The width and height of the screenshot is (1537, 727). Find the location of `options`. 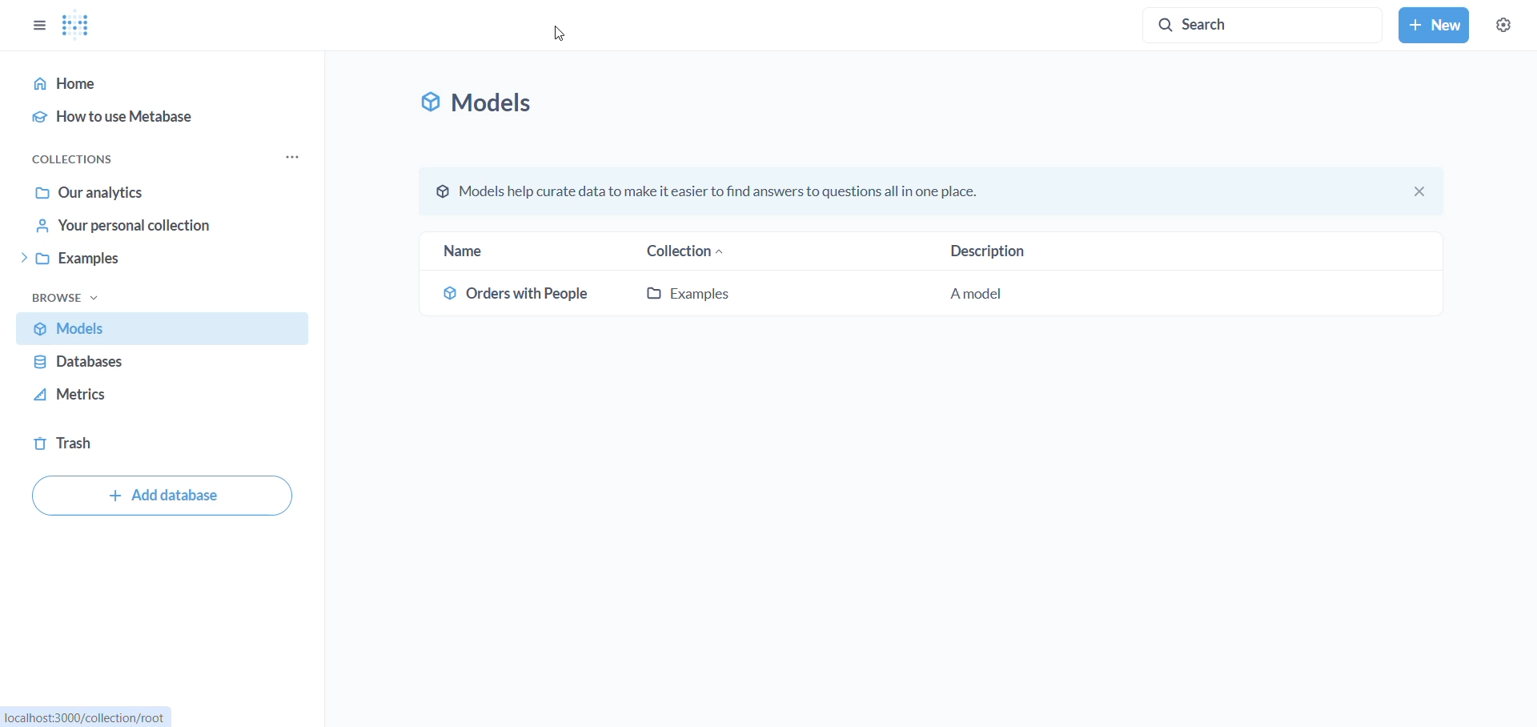

options is located at coordinates (37, 24).